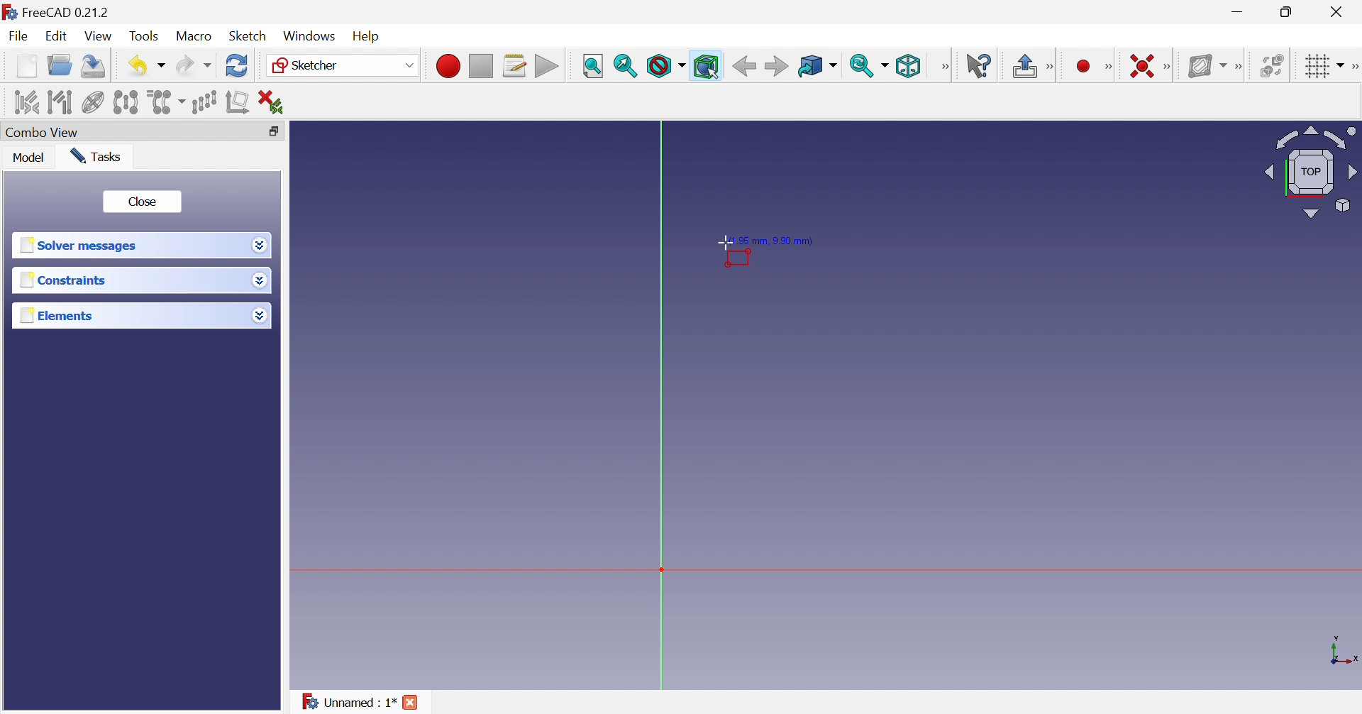  What do you see at coordinates (728, 243) in the screenshot?
I see `Cursor` at bounding box center [728, 243].